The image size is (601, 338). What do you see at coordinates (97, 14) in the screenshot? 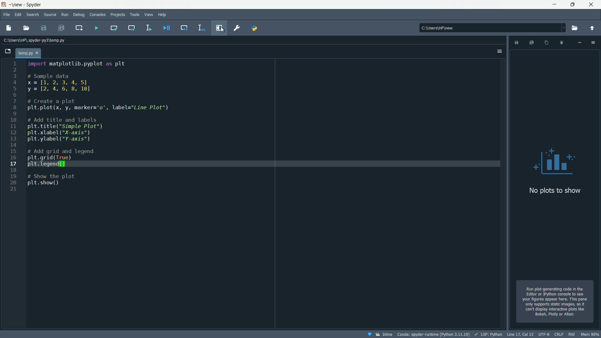
I see `consoles` at bounding box center [97, 14].